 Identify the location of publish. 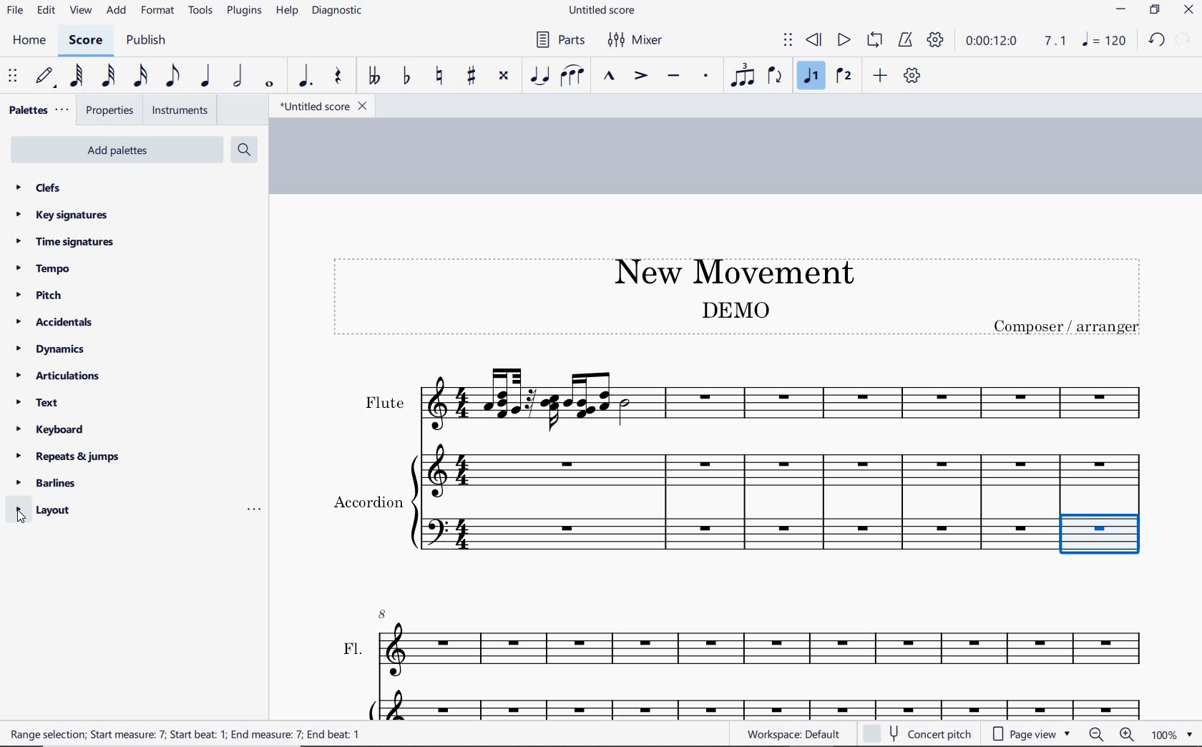
(145, 41).